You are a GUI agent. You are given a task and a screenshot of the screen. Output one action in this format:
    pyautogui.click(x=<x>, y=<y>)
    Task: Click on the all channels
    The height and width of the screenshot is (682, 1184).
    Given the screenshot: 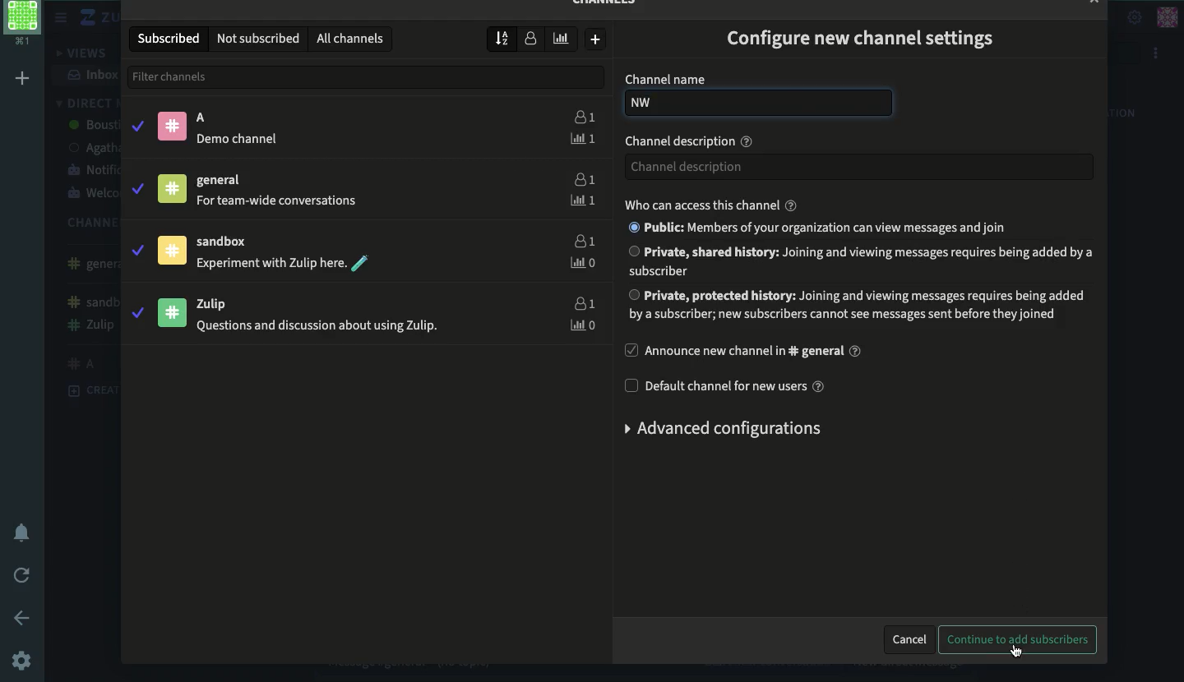 What is the action you would take?
    pyautogui.click(x=354, y=38)
    